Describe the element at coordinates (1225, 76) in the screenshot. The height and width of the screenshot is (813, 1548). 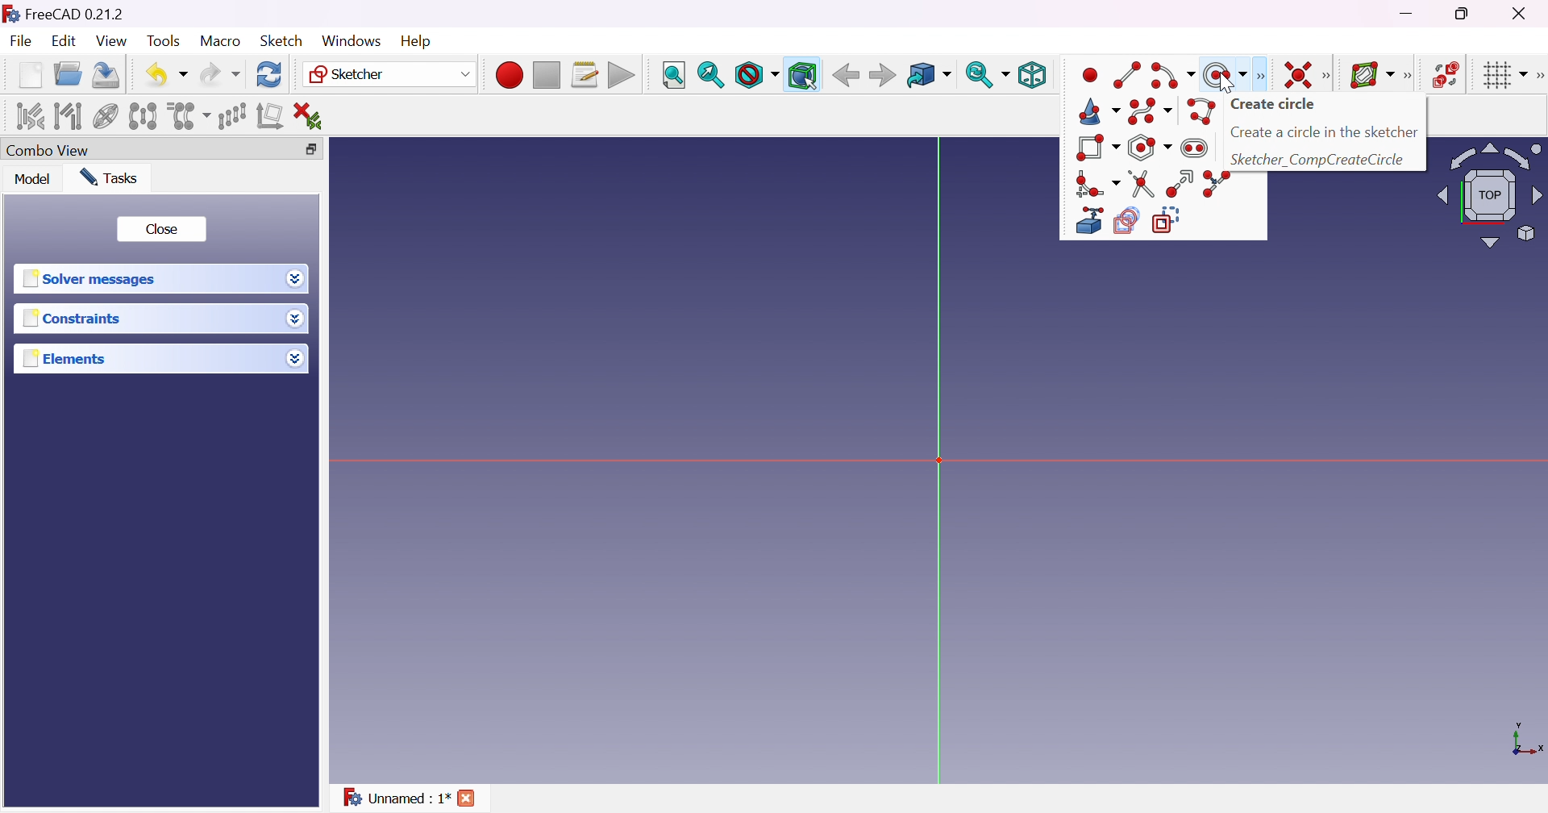
I see `Create circle` at that location.